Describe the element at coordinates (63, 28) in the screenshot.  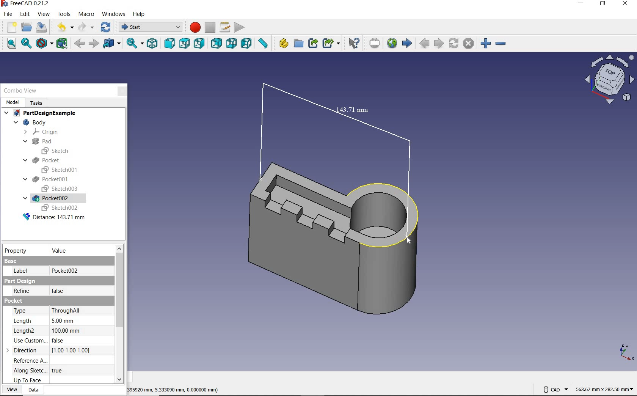
I see `undo` at that location.